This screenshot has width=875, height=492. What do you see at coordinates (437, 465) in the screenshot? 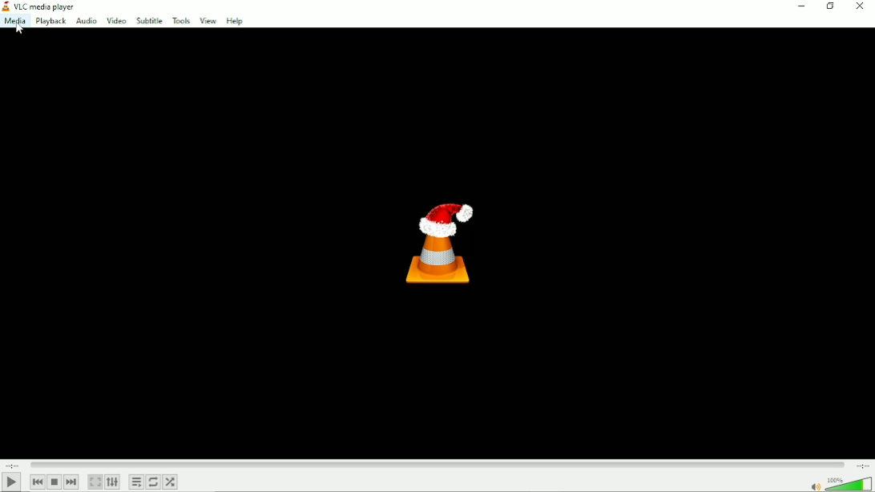
I see `Play duration` at bounding box center [437, 465].